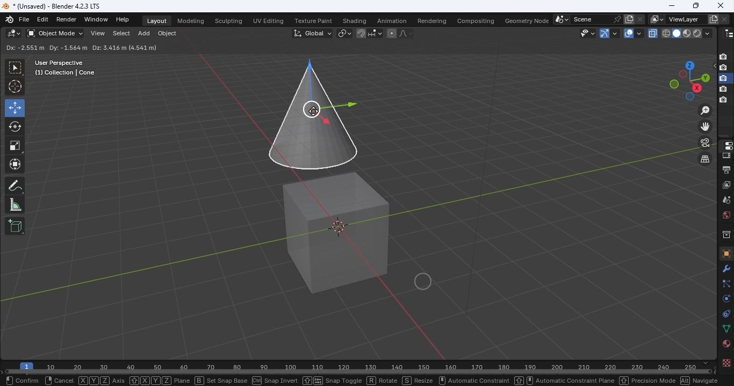  Describe the element at coordinates (16, 146) in the screenshot. I see `Scale` at that location.